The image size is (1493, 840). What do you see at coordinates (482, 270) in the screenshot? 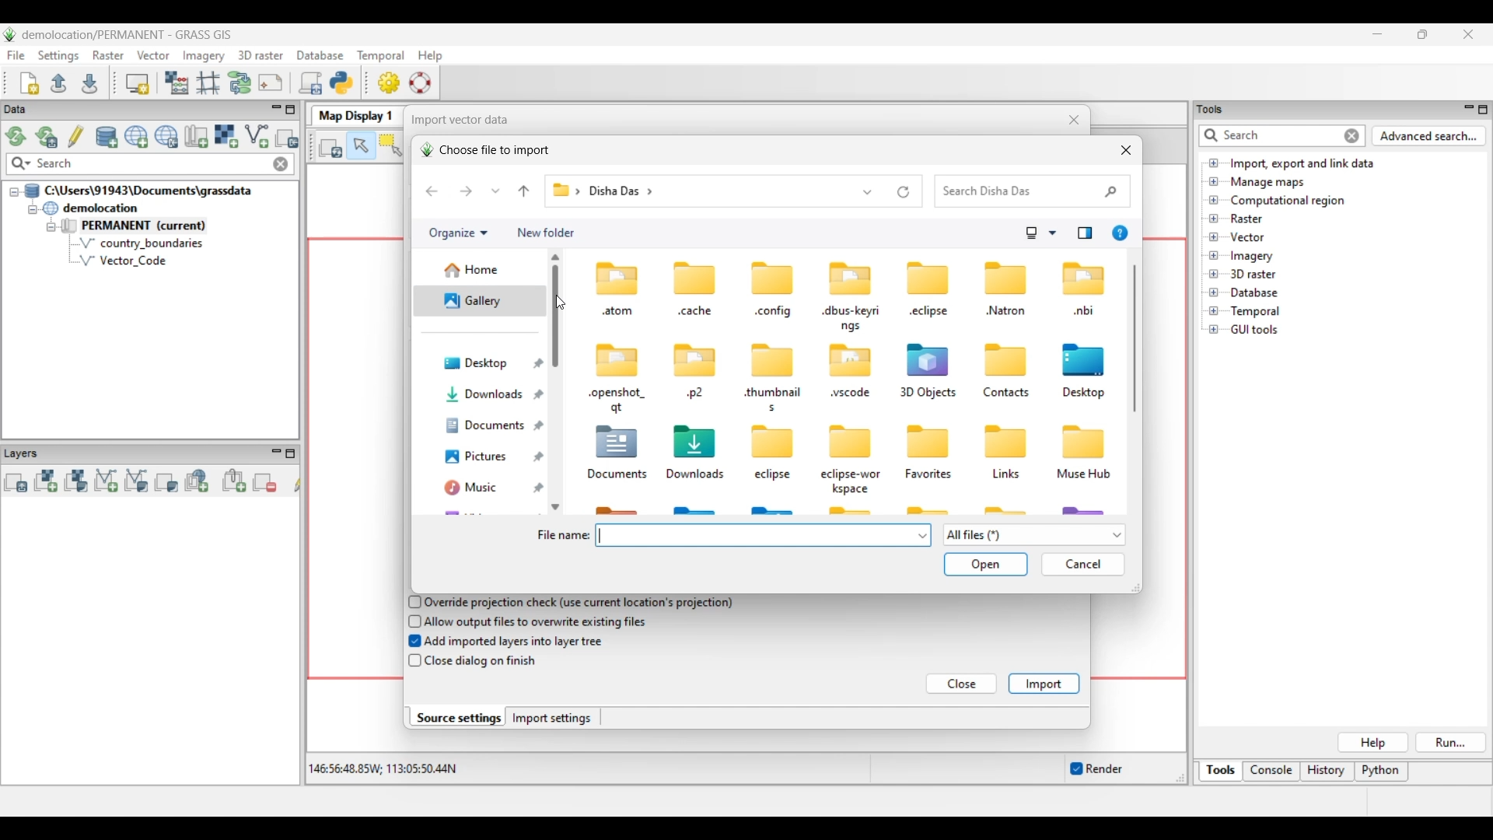
I see `Home folder` at bounding box center [482, 270].